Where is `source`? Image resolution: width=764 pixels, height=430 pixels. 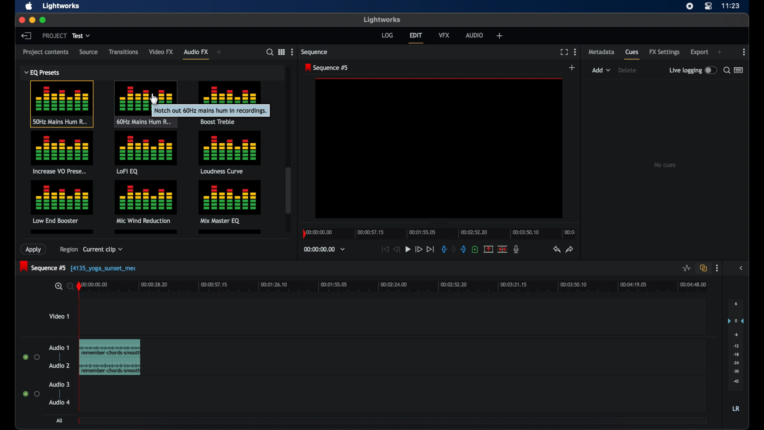
source is located at coordinates (88, 51).